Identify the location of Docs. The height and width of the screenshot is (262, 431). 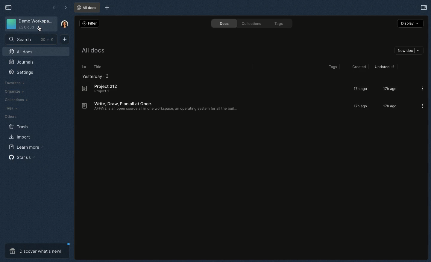
(222, 24).